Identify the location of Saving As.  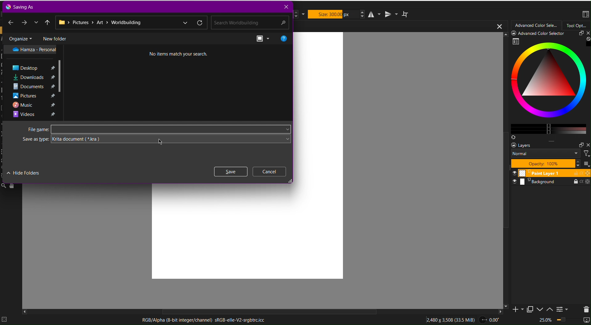
(21, 6).